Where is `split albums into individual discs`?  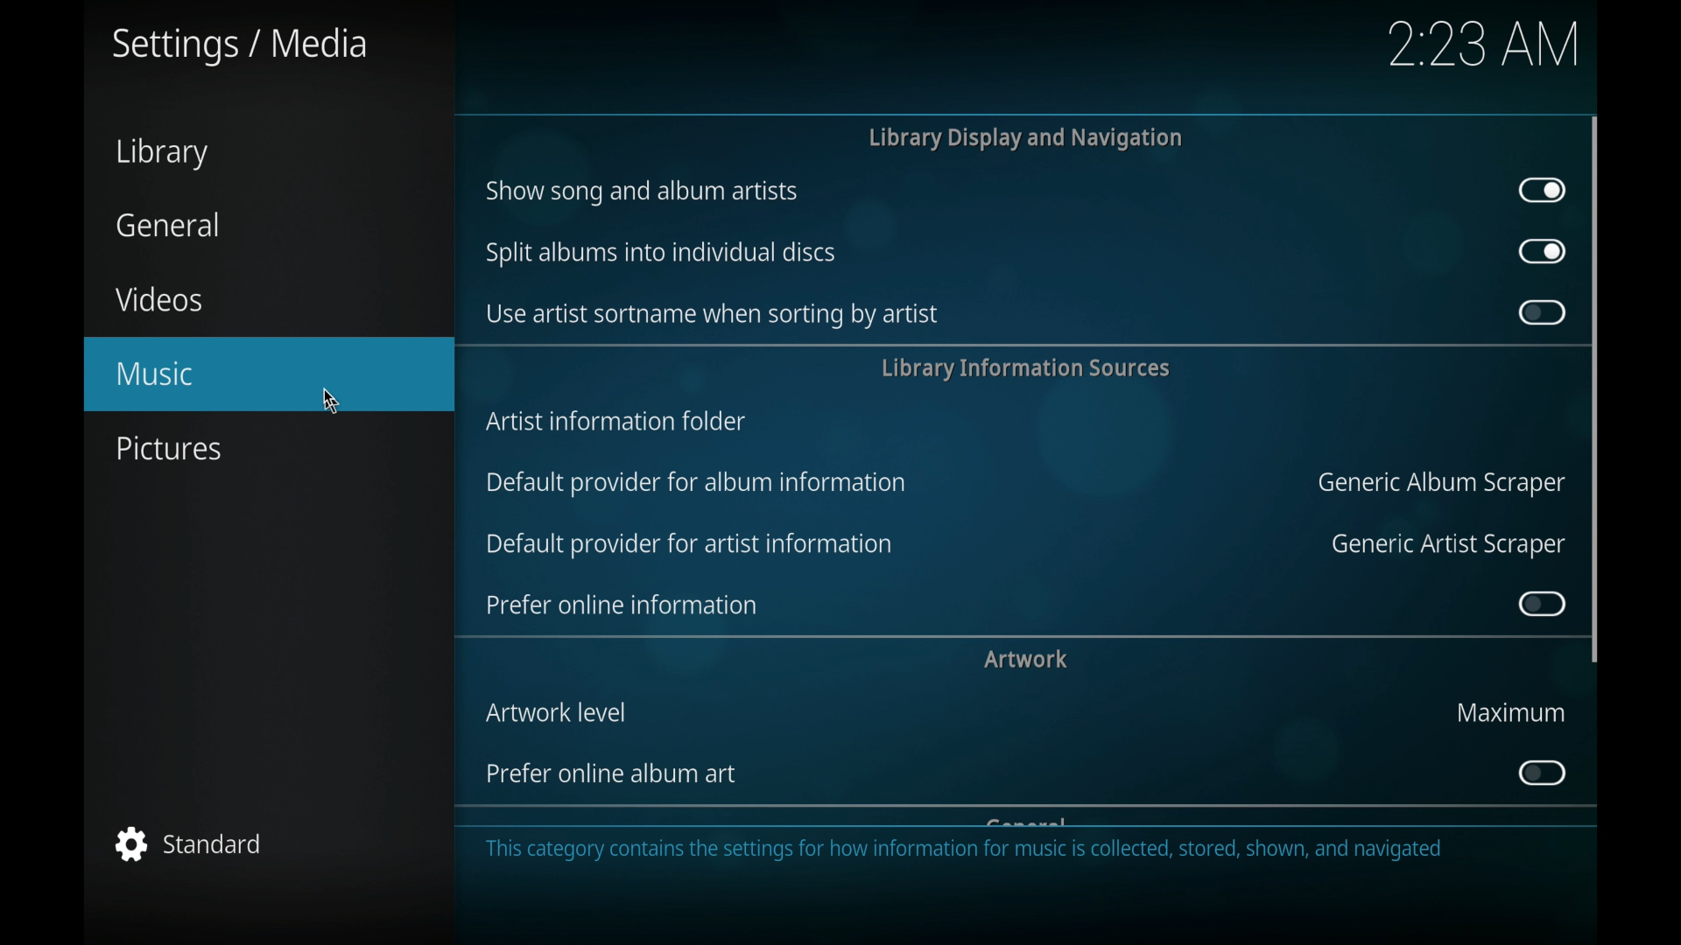
split albums into individual discs is located at coordinates (661, 251).